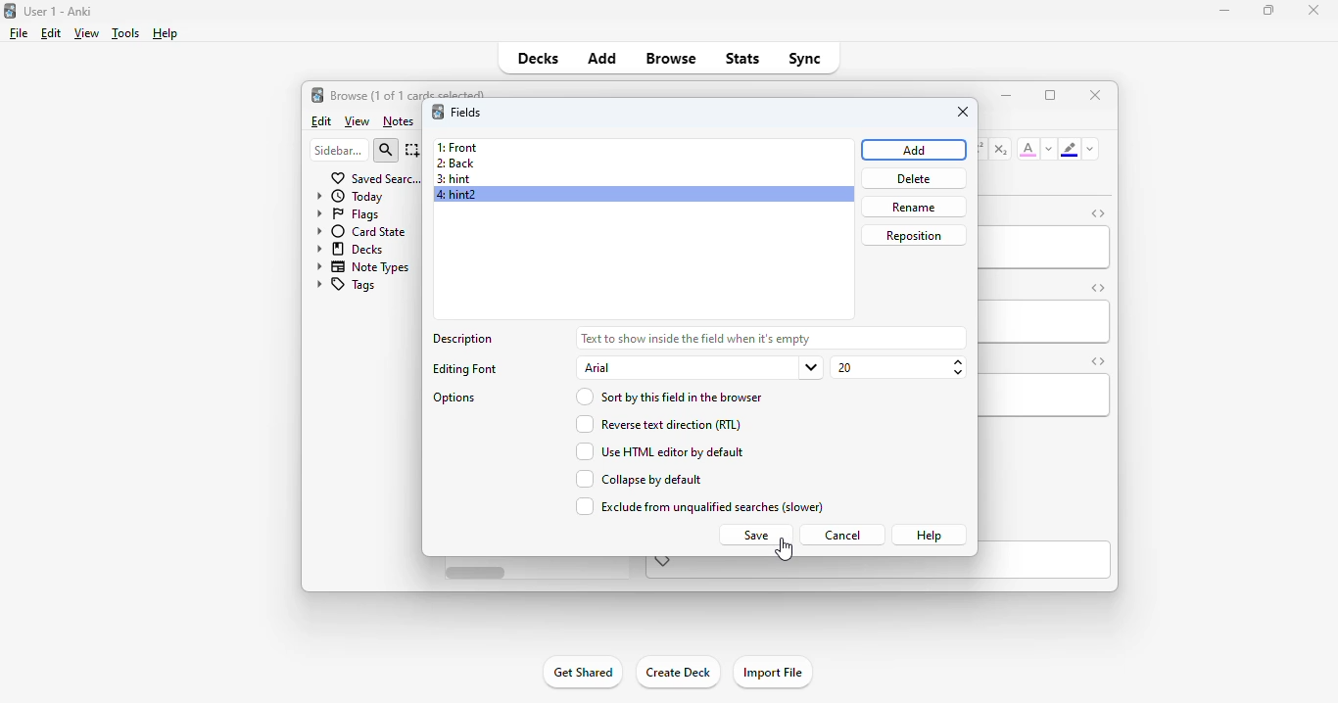  I want to click on help, so click(929, 535).